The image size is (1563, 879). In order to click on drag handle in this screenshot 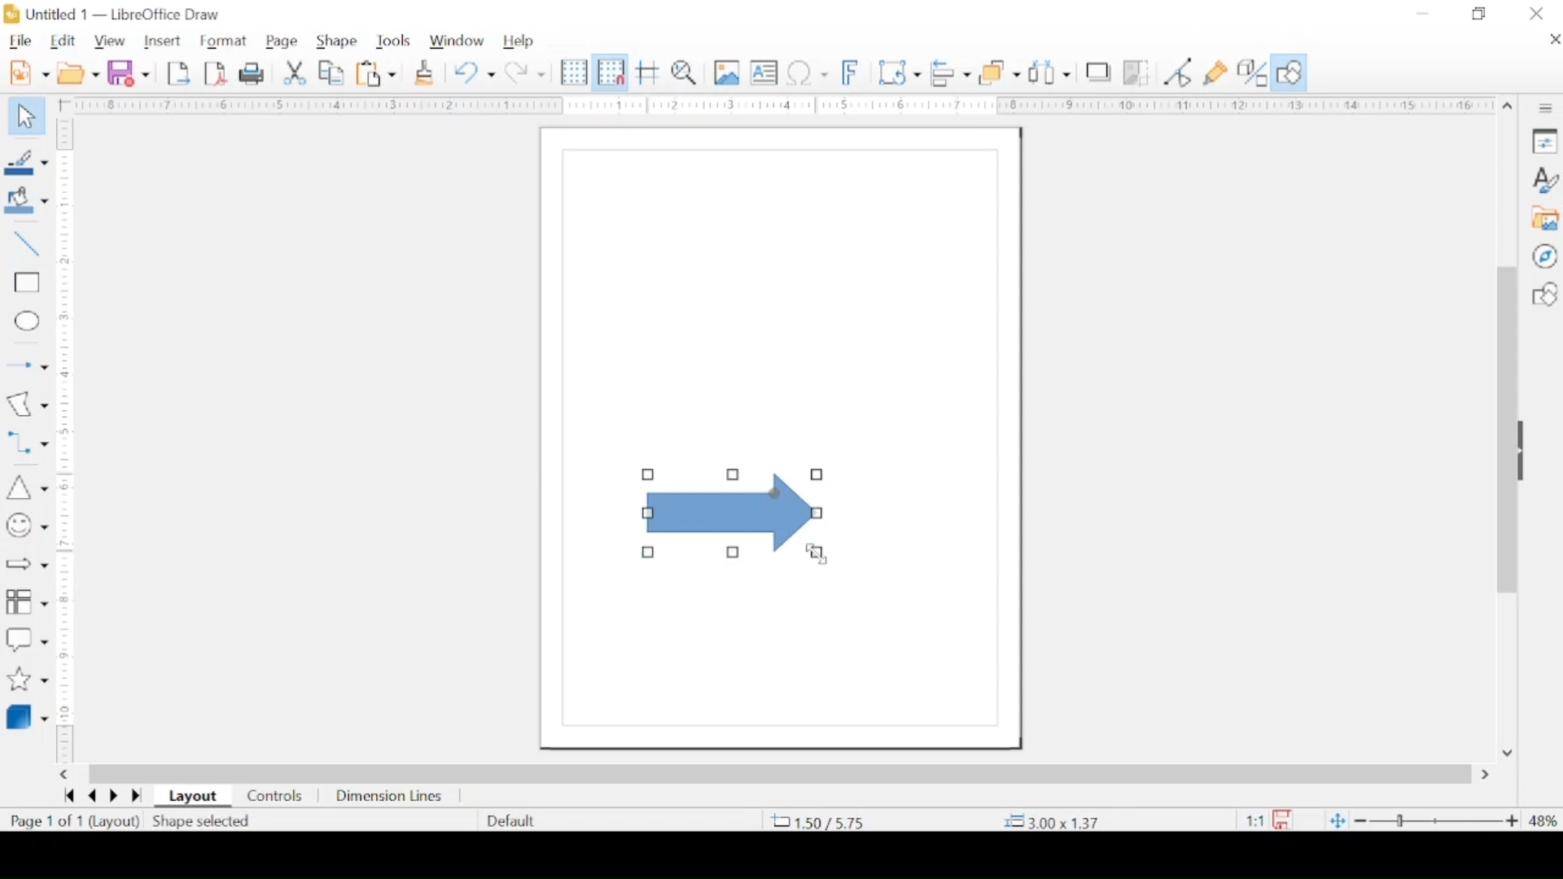, I will do `click(1526, 450)`.